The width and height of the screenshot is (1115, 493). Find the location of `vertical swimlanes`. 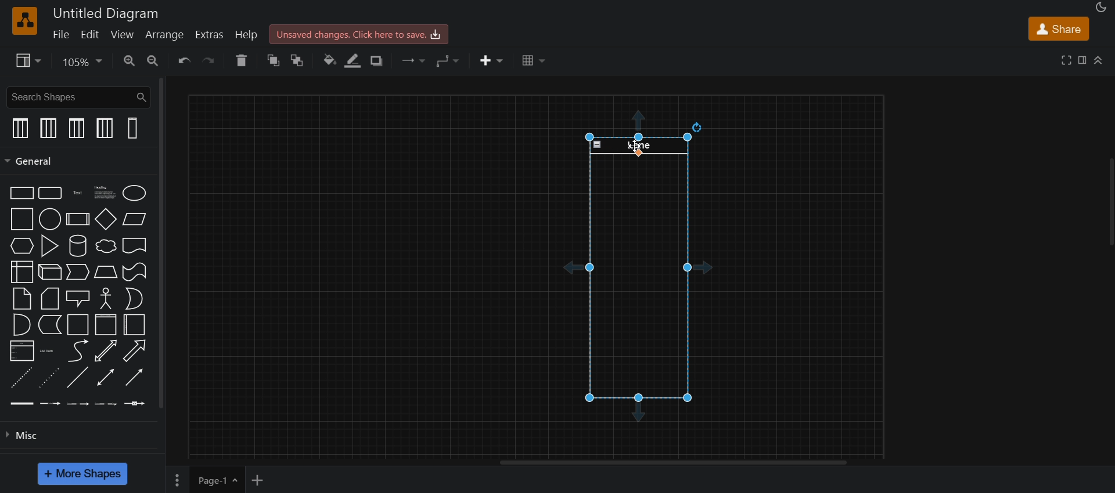

vertical swimlanes is located at coordinates (133, 129).